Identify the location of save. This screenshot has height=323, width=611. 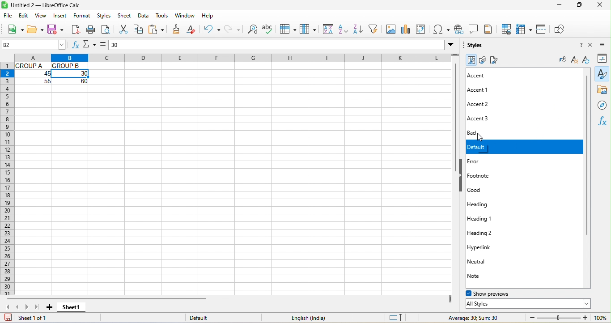
(55, 29).